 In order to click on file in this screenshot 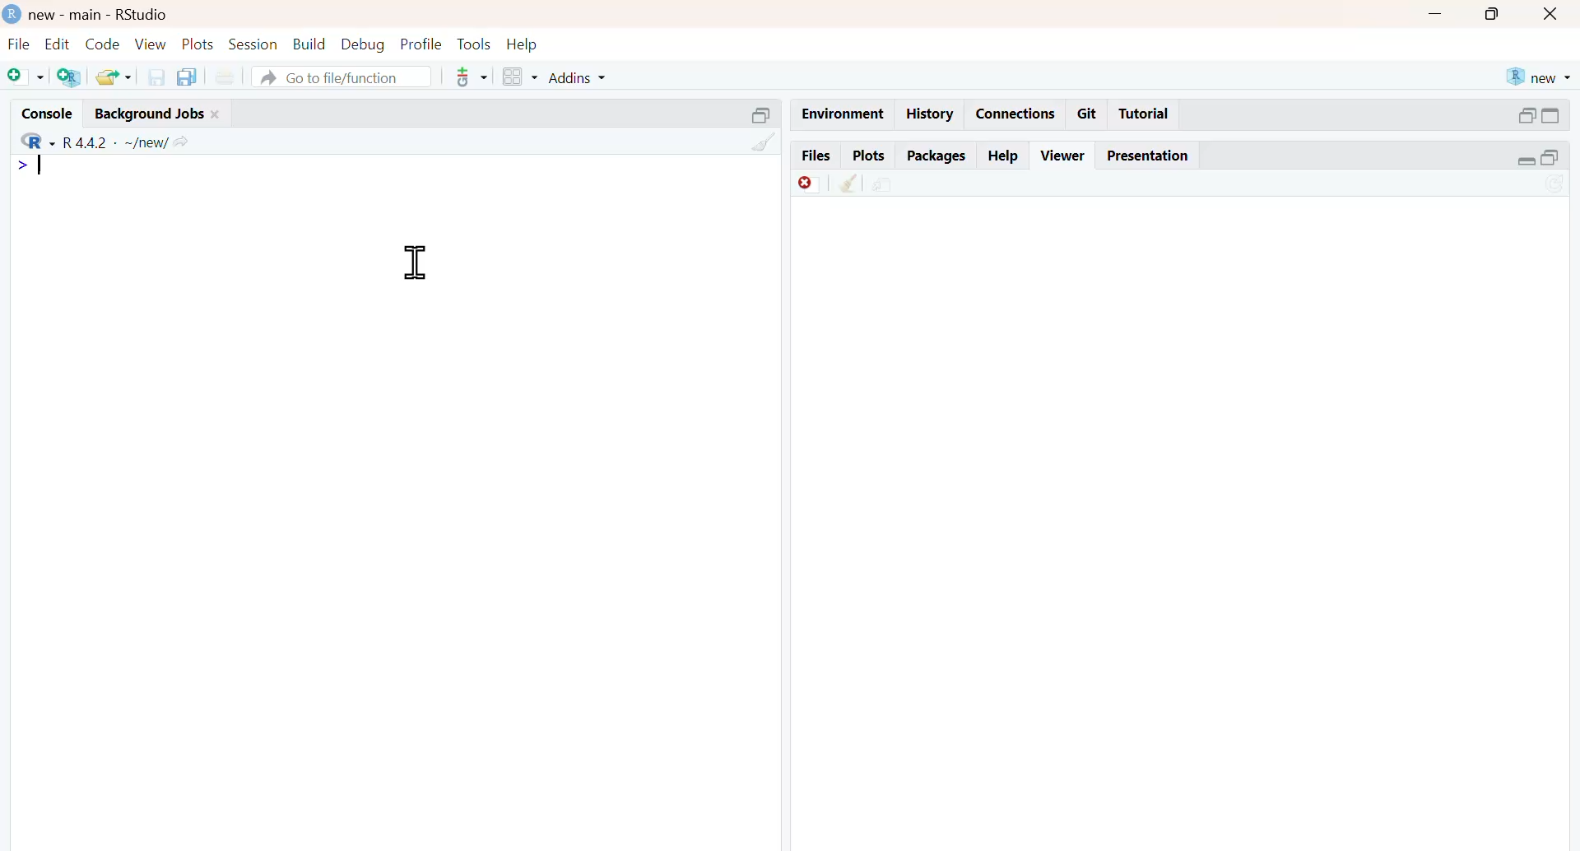, I will do `click(20, 44)`.